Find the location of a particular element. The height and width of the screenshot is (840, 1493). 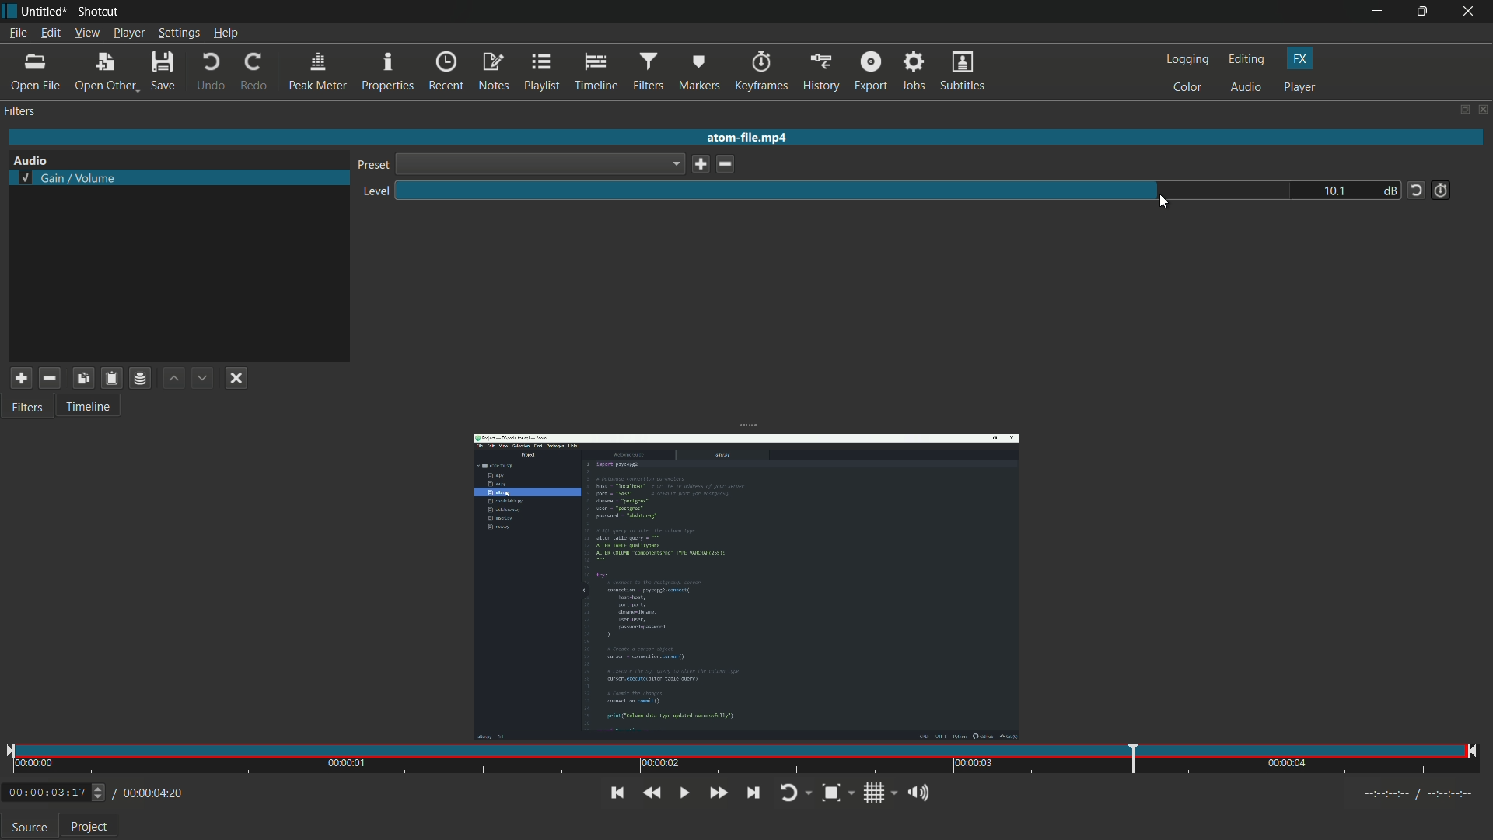

Timeline is located at coordinates (95, 409).